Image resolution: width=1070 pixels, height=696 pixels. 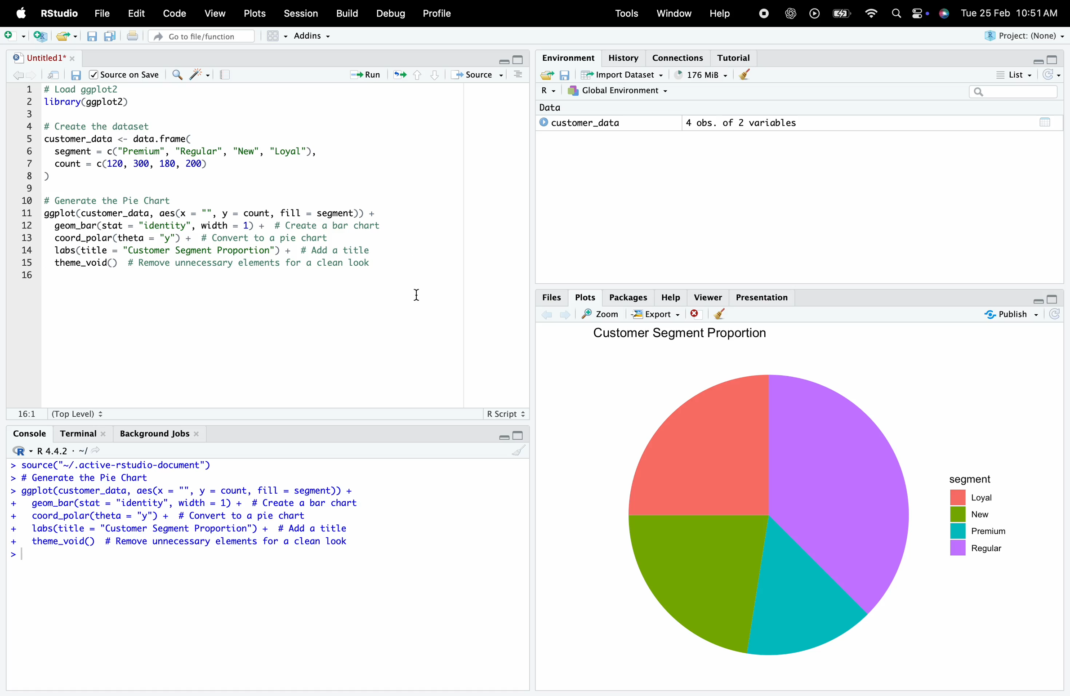 I want to click on Console, so click(x=30, y=430).